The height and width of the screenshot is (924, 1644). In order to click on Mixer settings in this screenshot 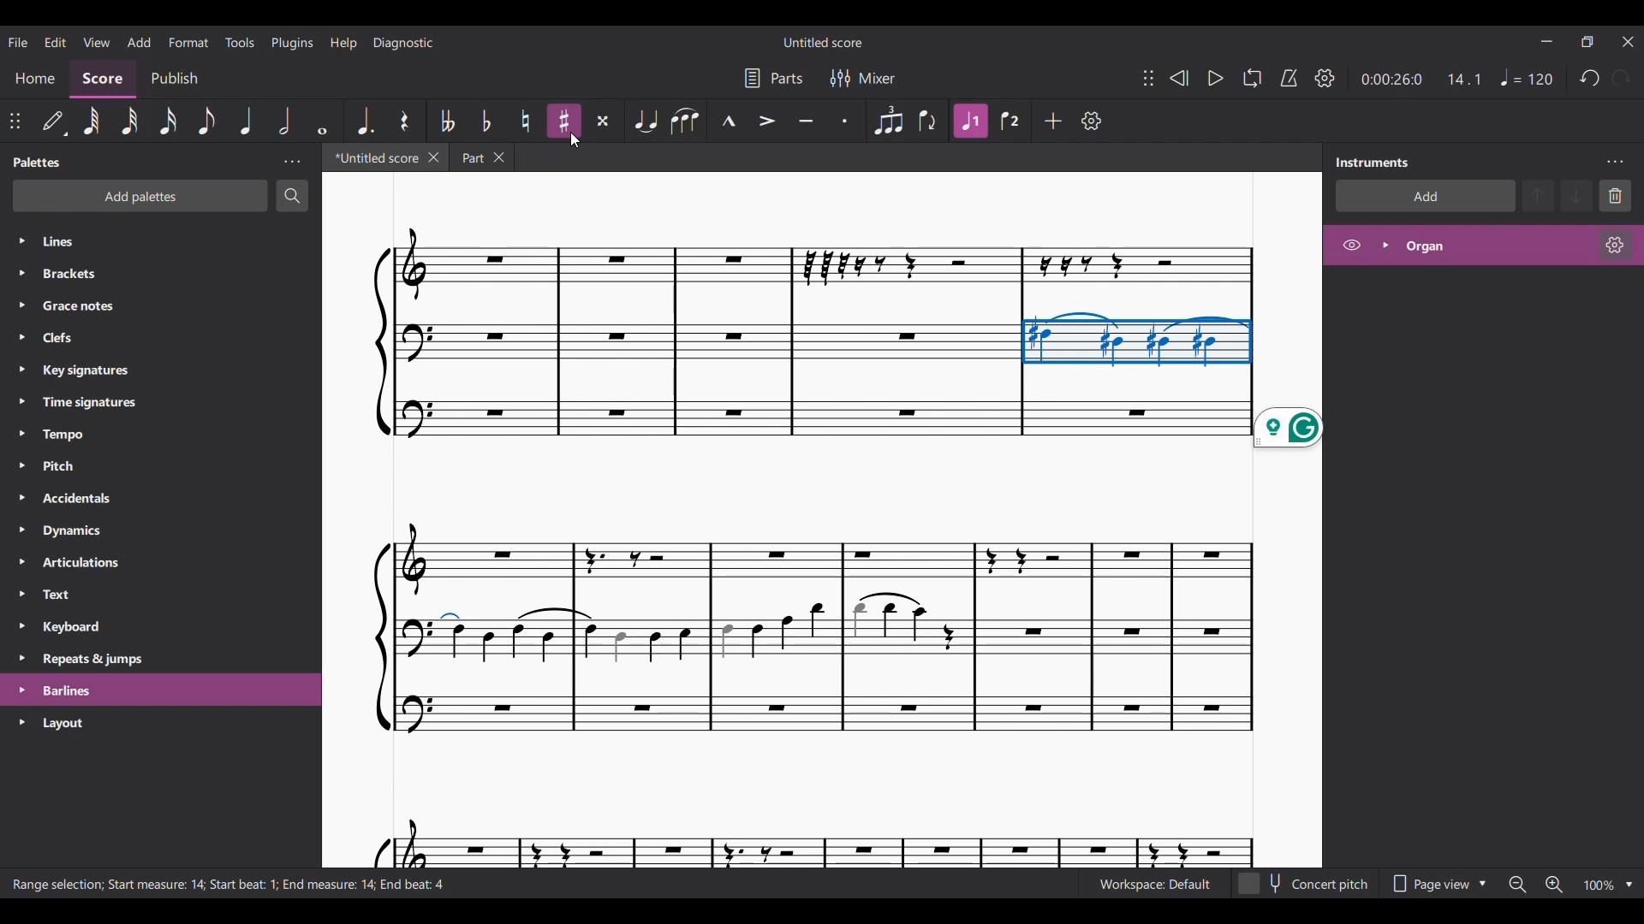, I will do `click(865, 78)`.